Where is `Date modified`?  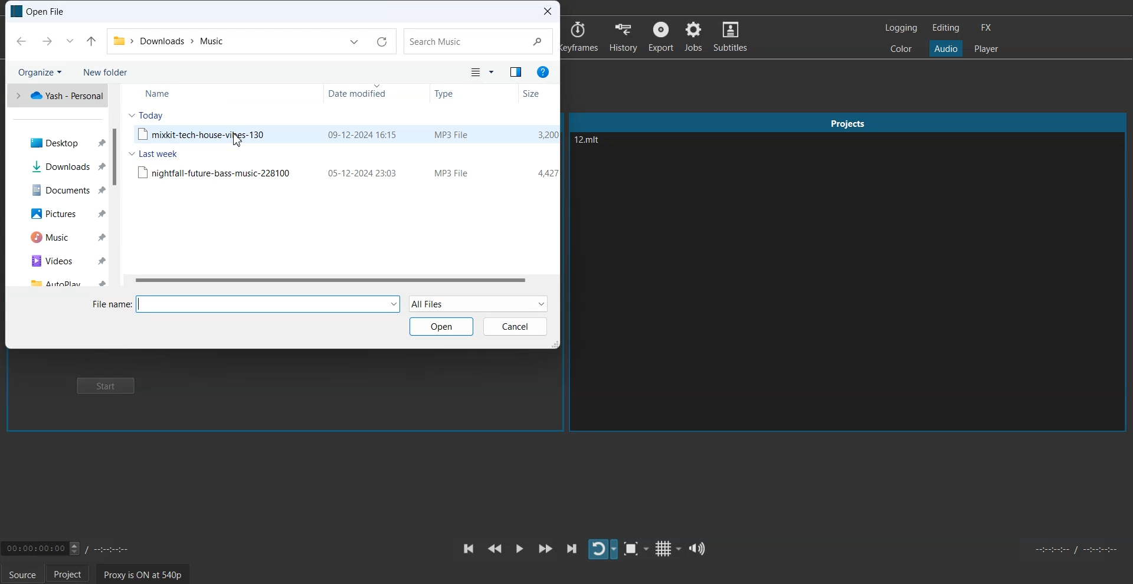
Date modified is located at coordinates (359, 93).